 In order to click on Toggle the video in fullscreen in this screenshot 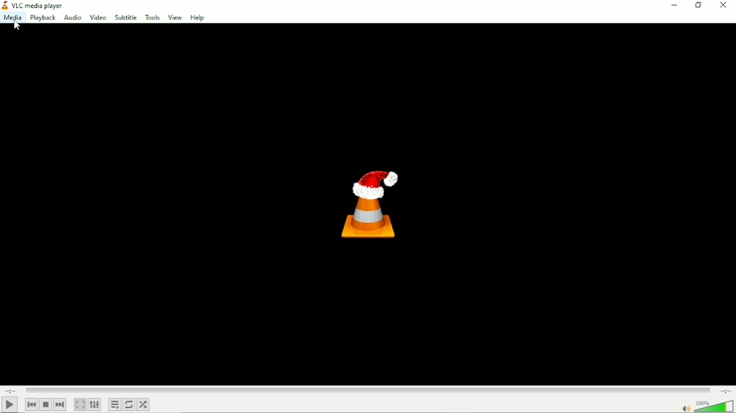, I will do `click(80, 404)`.